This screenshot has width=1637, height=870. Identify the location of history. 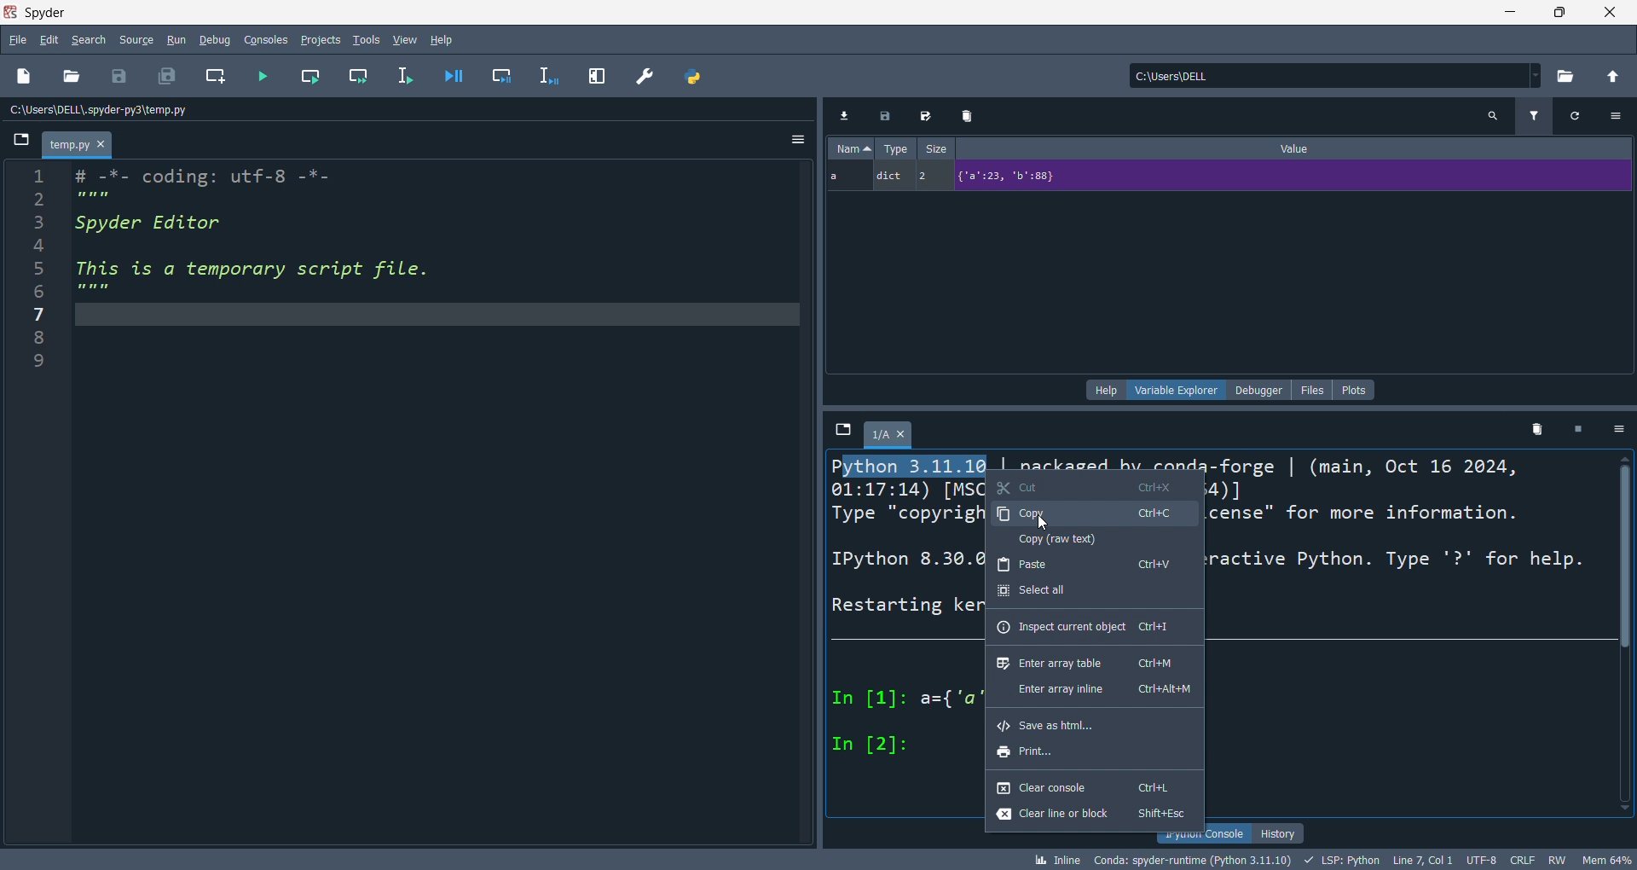
(1279, 832).